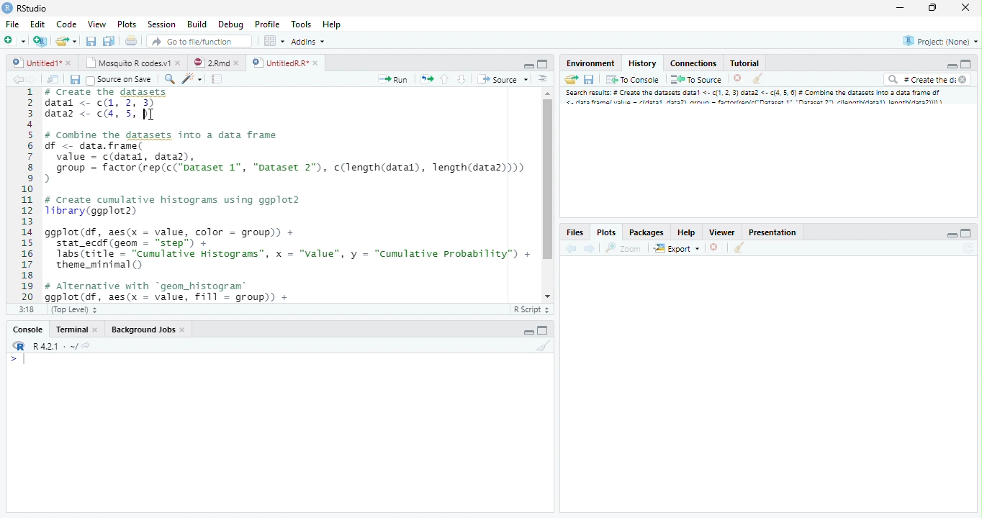 The height and width of the screenshot is (518, 982). I want to click on 1:1, so click(30, 309).